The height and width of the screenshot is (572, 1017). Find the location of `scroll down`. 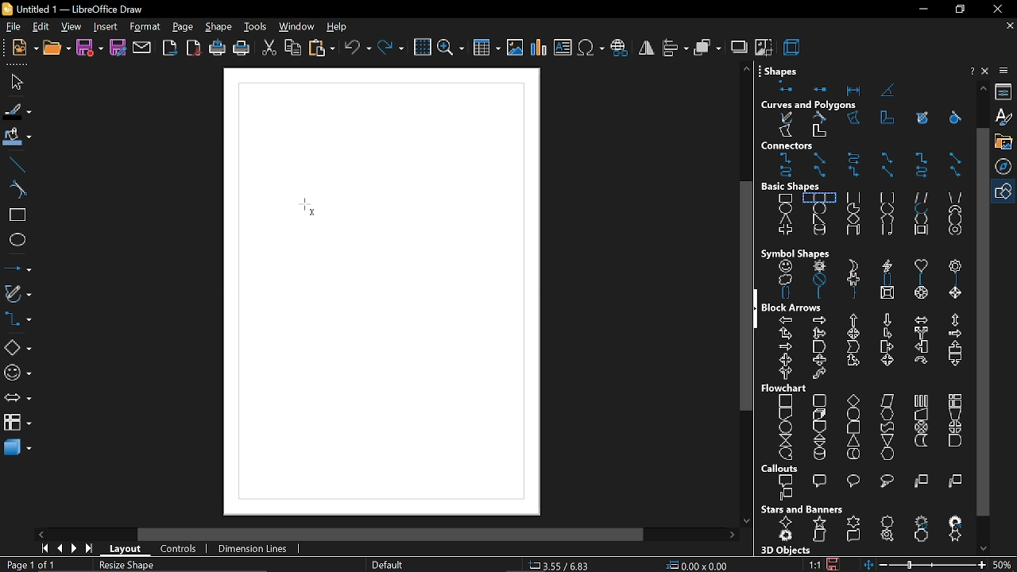

scroll down is located at coordinates (746, 517).